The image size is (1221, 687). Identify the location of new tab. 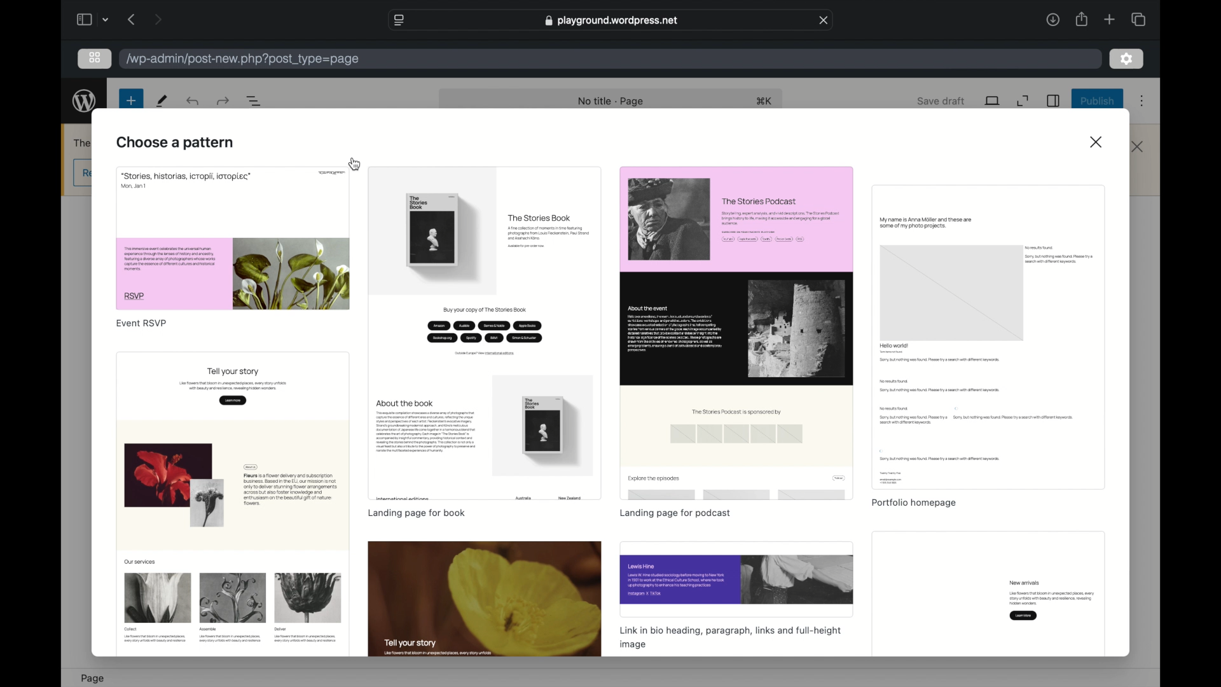
(1110, 19).